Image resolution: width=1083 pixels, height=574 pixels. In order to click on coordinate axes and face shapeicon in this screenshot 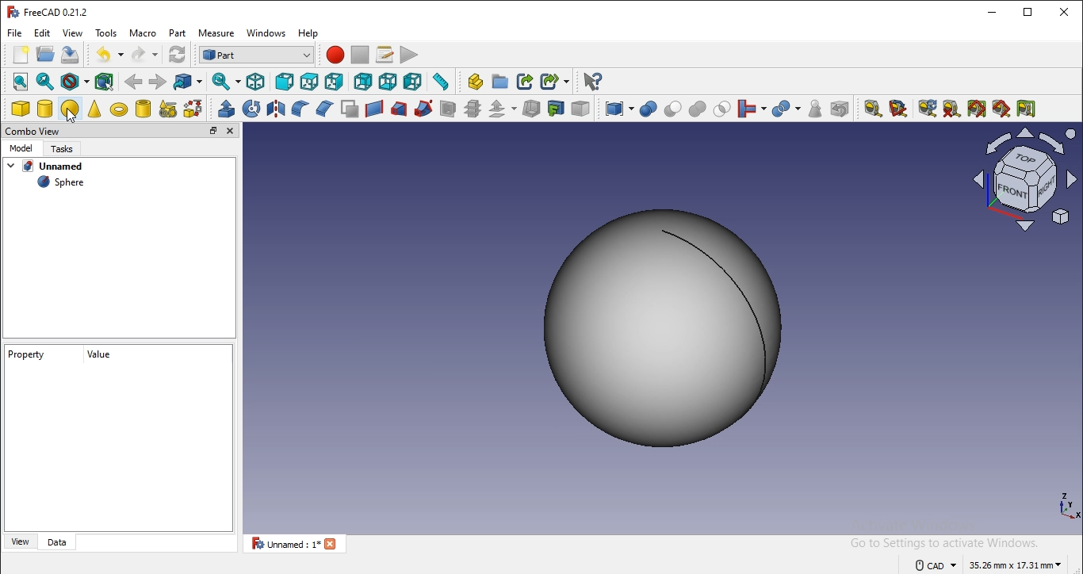, I will do `click(1025, 180)`.